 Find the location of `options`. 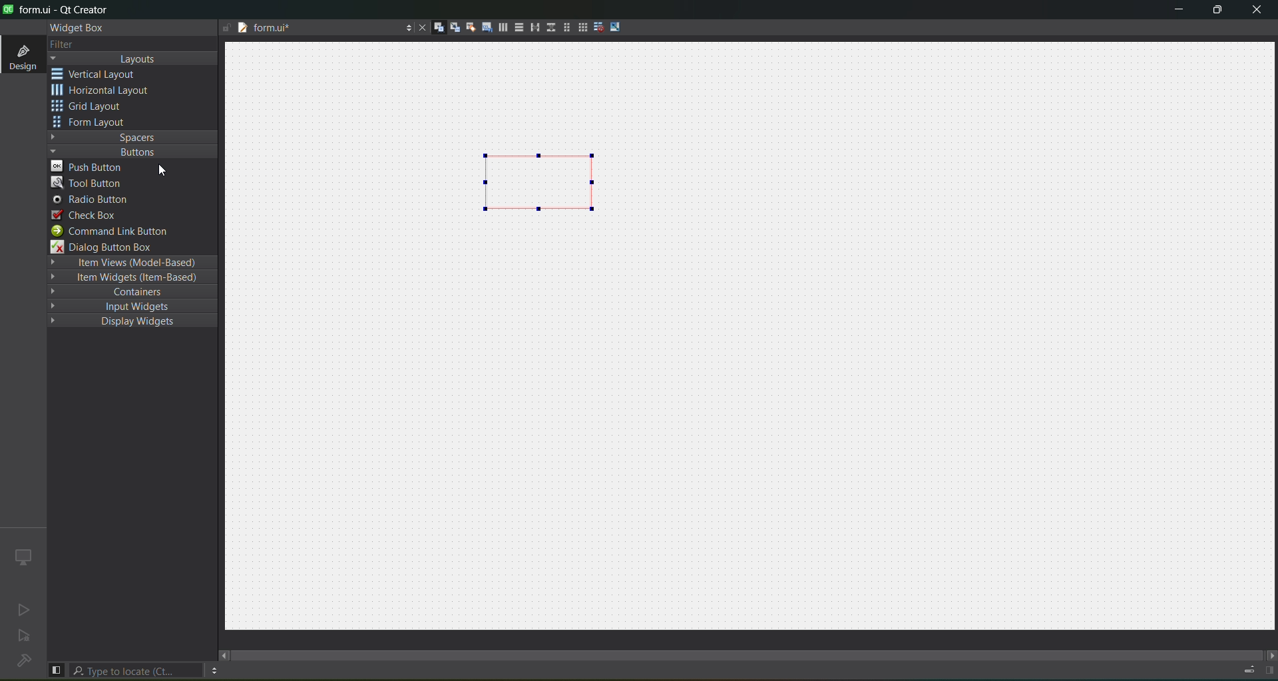

options is located at coordinates (214, 670).